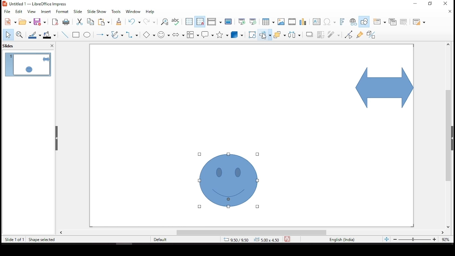 This screenshot has height=256, width=455. Describe the element at coordinates (35, 3) in the screenshot. I see `Bl Untitled 1 — LibreOffice Impress` at that location.